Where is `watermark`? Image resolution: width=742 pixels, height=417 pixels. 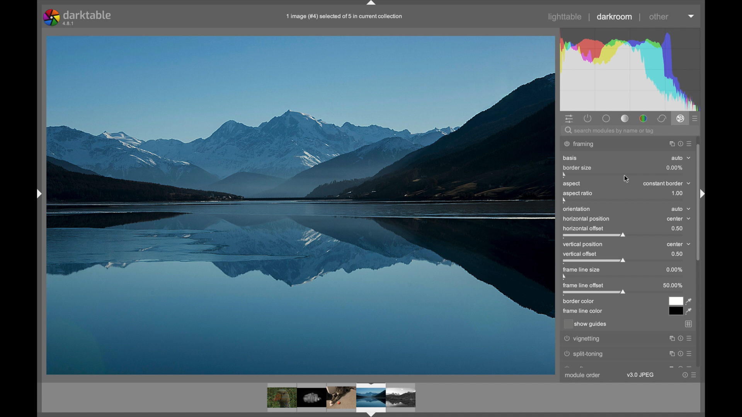 watermark is located at coordinates (584, 143).